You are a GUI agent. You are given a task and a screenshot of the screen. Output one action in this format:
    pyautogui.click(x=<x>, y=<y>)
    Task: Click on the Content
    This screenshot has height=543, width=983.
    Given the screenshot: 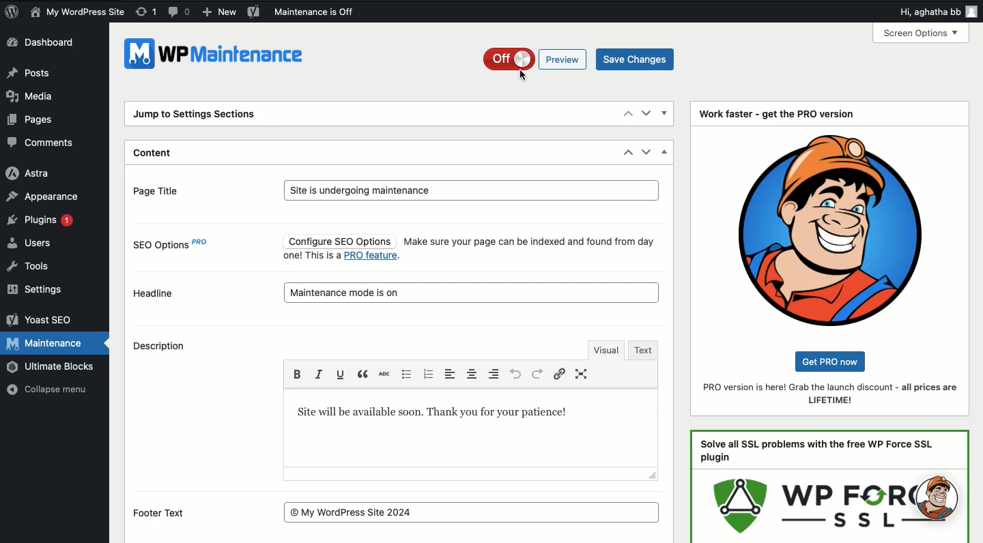 What is the action you would take?
    pyautogui.click(x=156, y=154)
    